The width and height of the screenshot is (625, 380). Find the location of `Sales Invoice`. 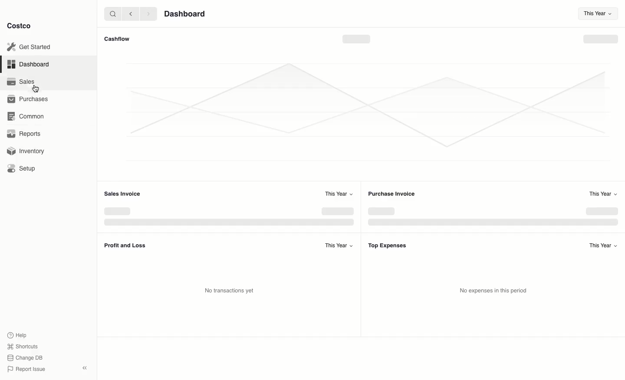

Sales Invoice is located at coordinates (125, 194).